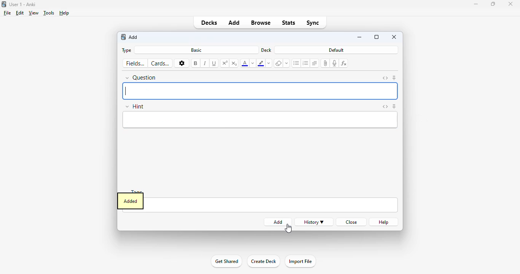 The image size is (520, 274). I want to click on toggle HTML editor, so click(386, 78).